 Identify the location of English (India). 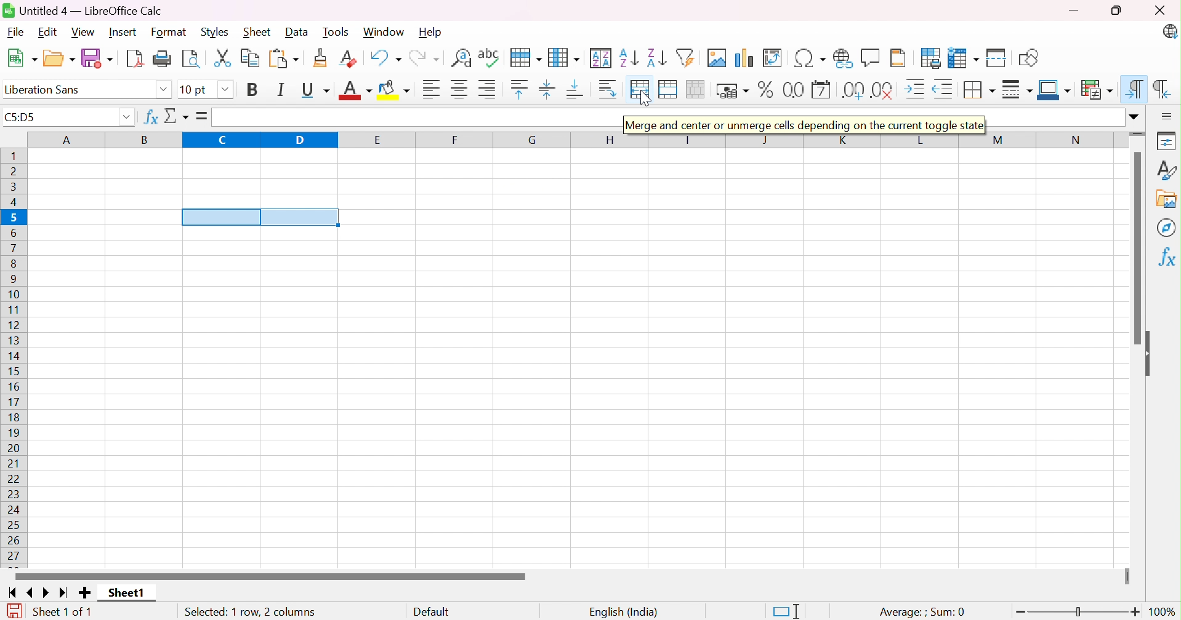
(624, 610).